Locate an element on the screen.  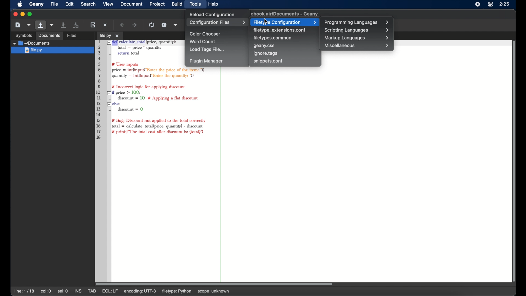
build is located at coordinates (177, 4).